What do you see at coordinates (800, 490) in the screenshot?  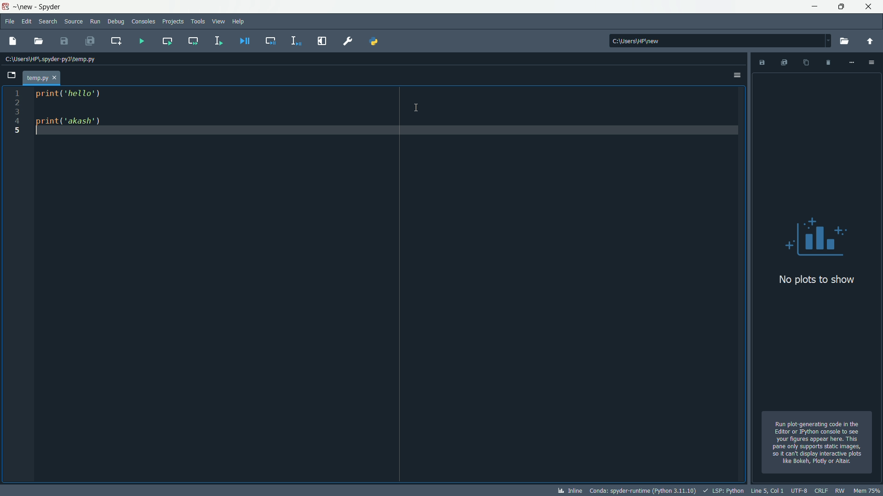 I see `encoder` at bounding box center [800, 490].